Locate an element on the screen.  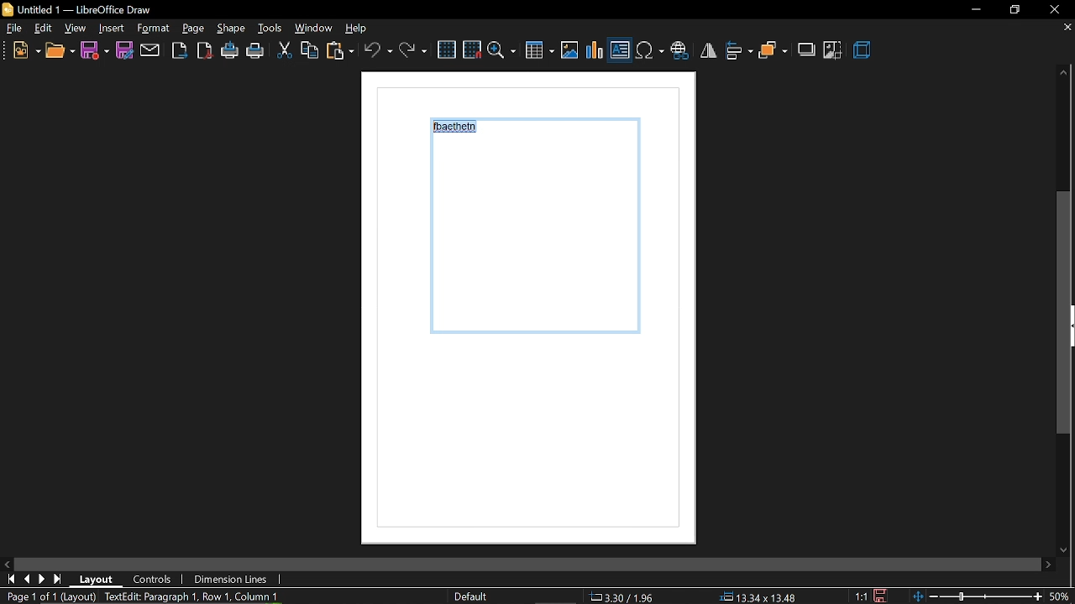
shape is located at coordinates (111, 29).